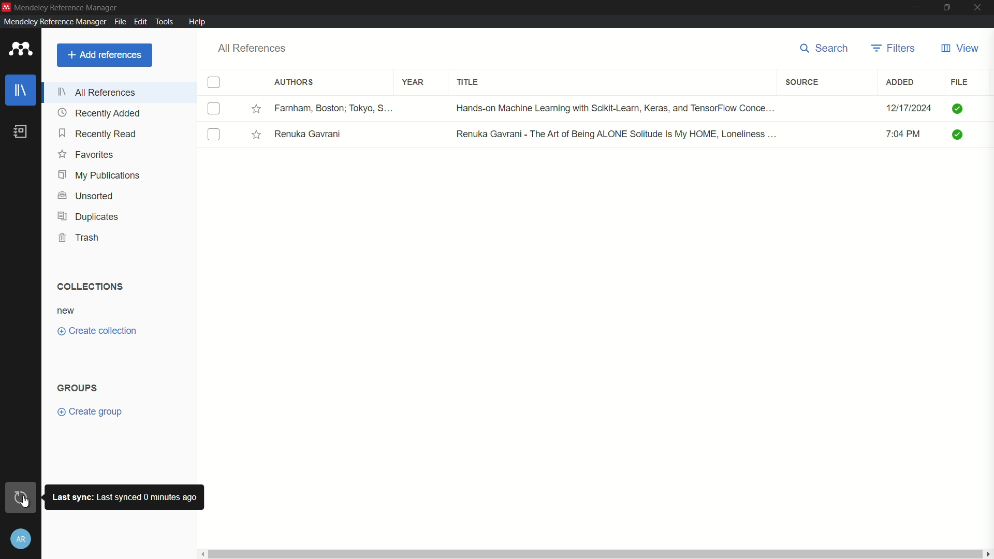 This screenshot has width=994, height=559. I want to click on app name, so click(67, 7).